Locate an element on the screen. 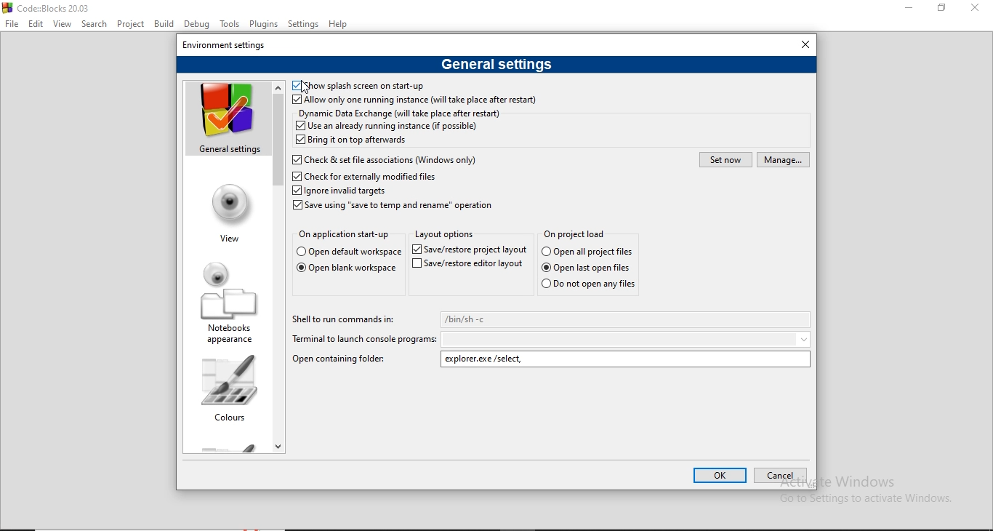 The height and width of the screenshot is (531, 993). manage is located at coordinates (782, 159).